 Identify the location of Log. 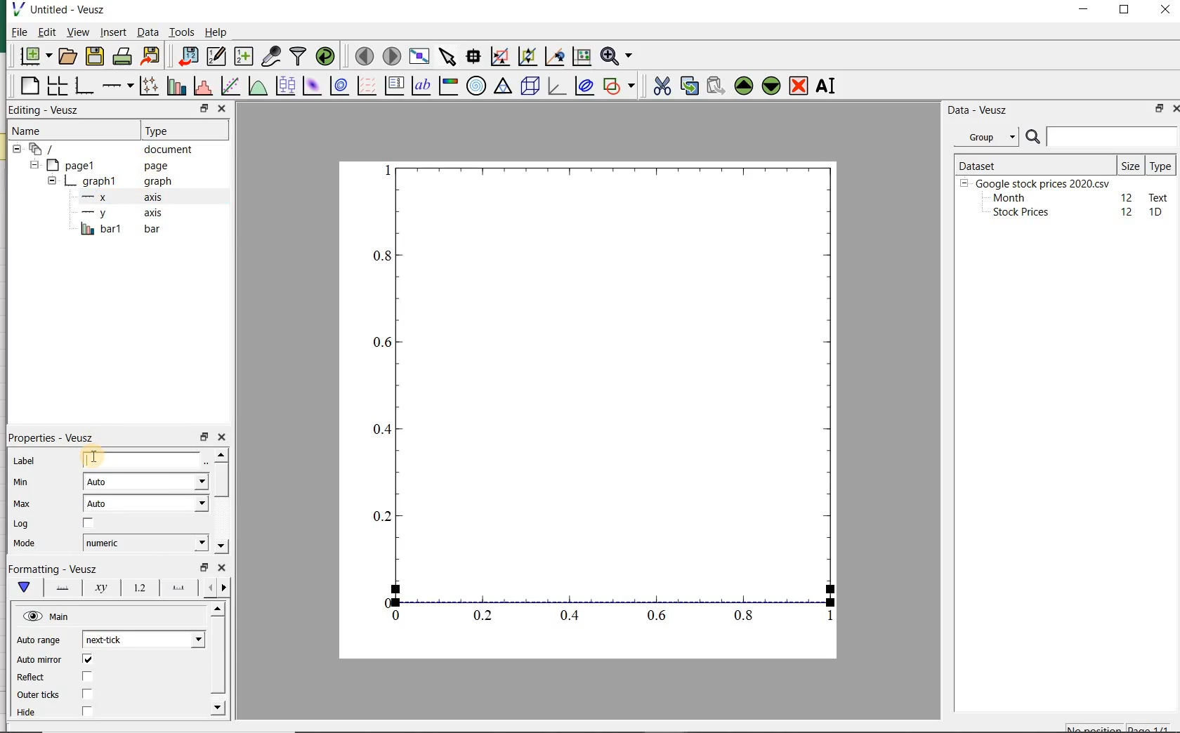
(20, 524).